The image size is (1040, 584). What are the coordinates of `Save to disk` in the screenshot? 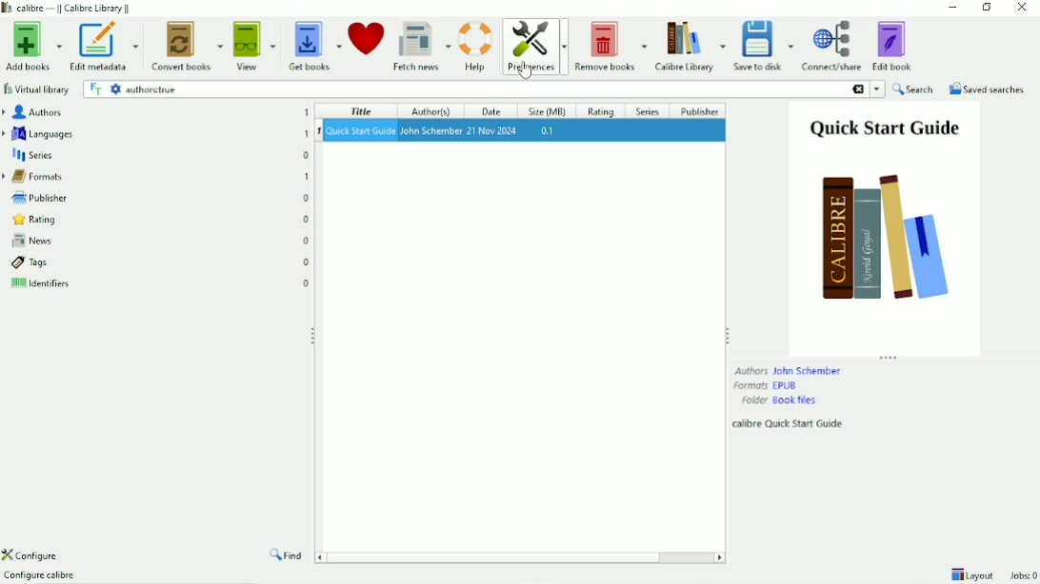 It's located at (763, 47).